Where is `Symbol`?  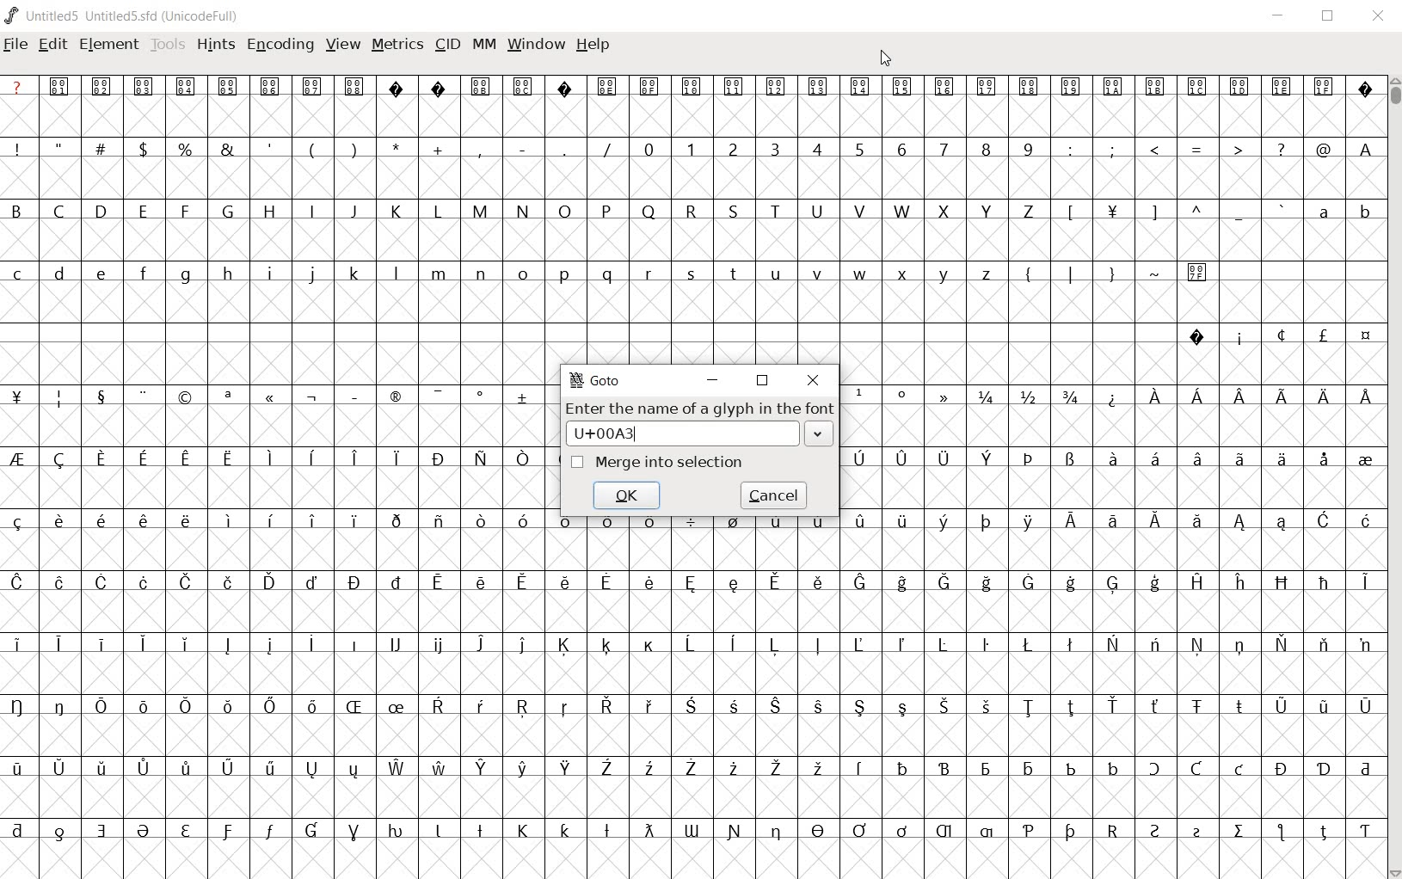 Symbol is located at coordinates (860, 708).